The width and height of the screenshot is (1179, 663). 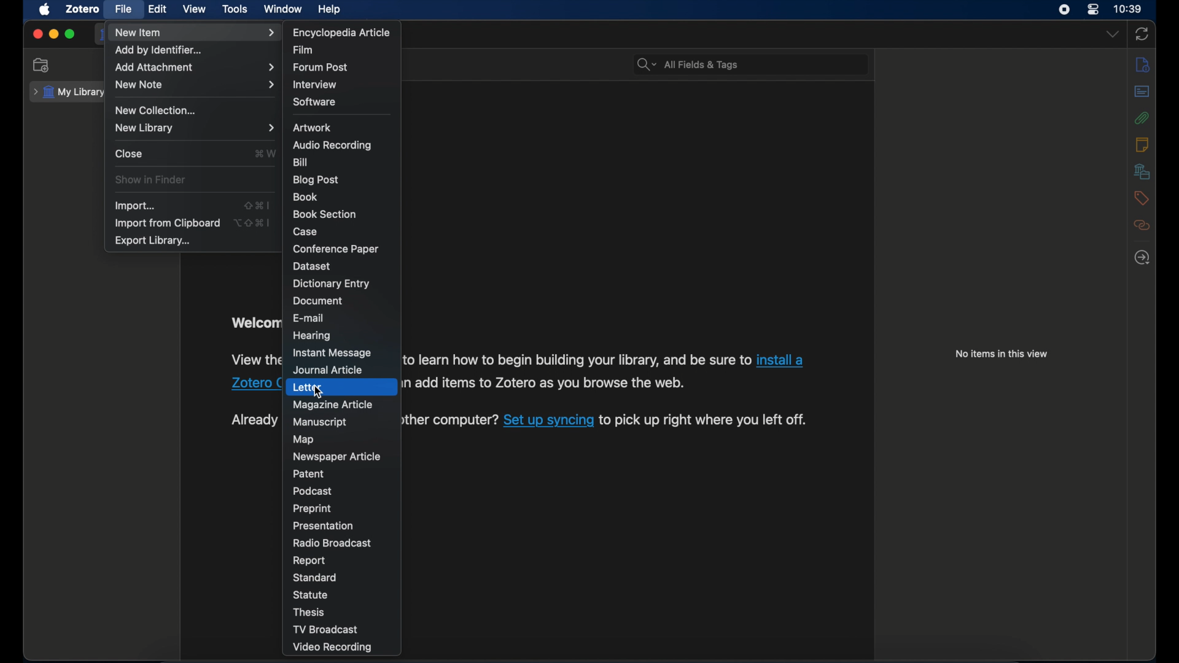 I want to click on sync, so click(x=1143, y=34).